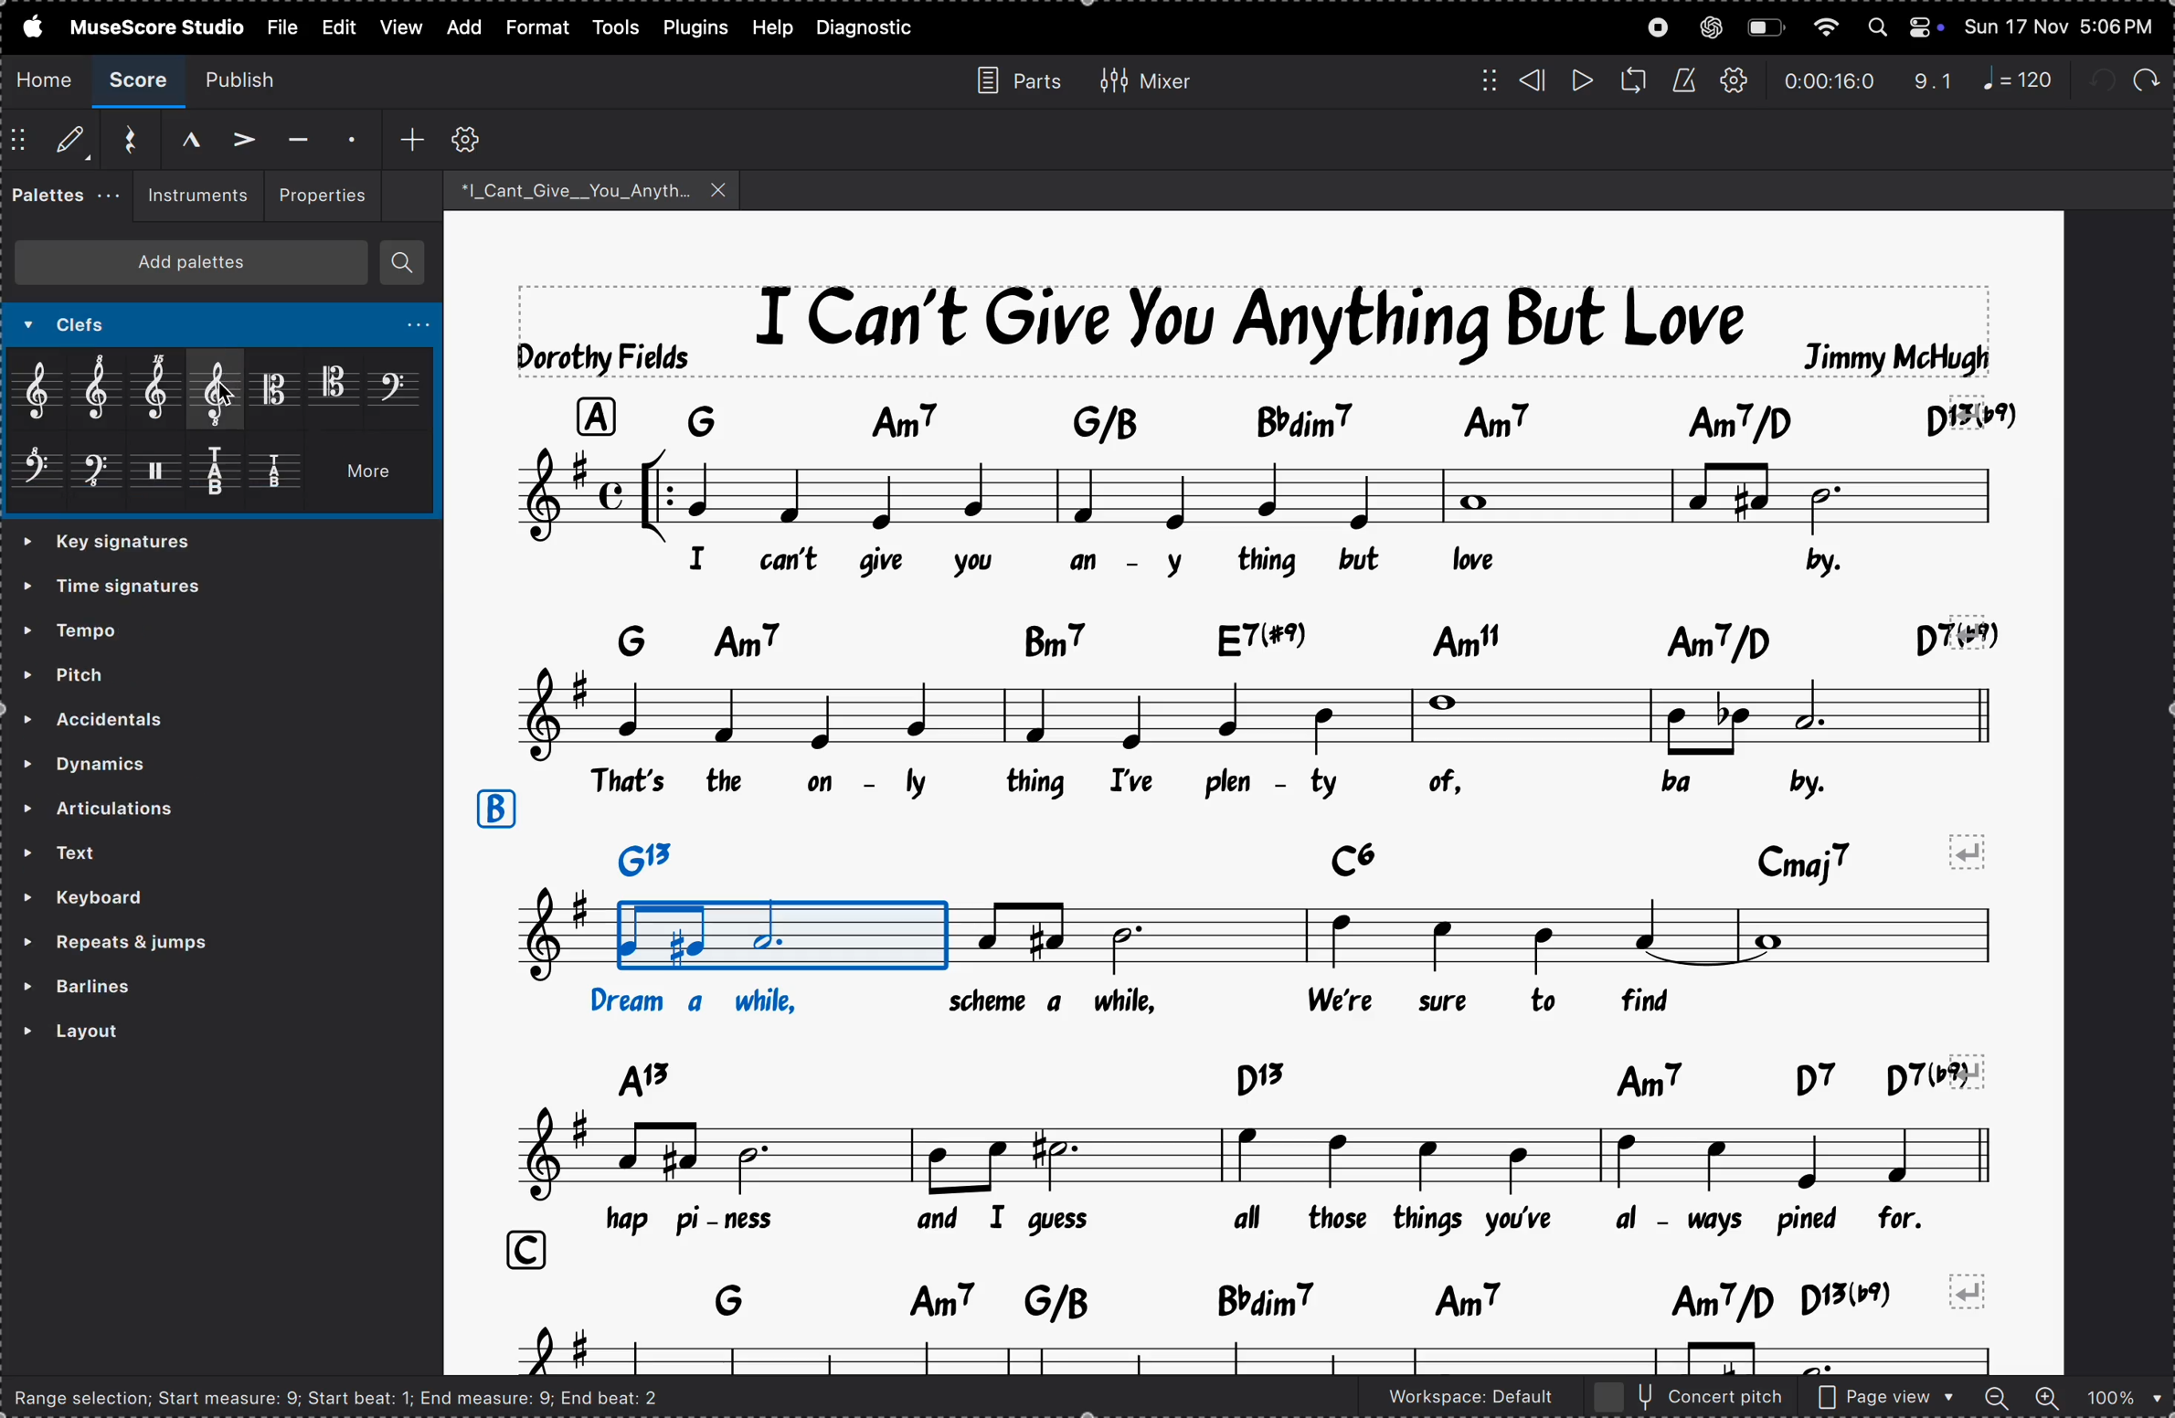 The image size is (2175, 1418). I want to click on redo, so click(2144, 76).